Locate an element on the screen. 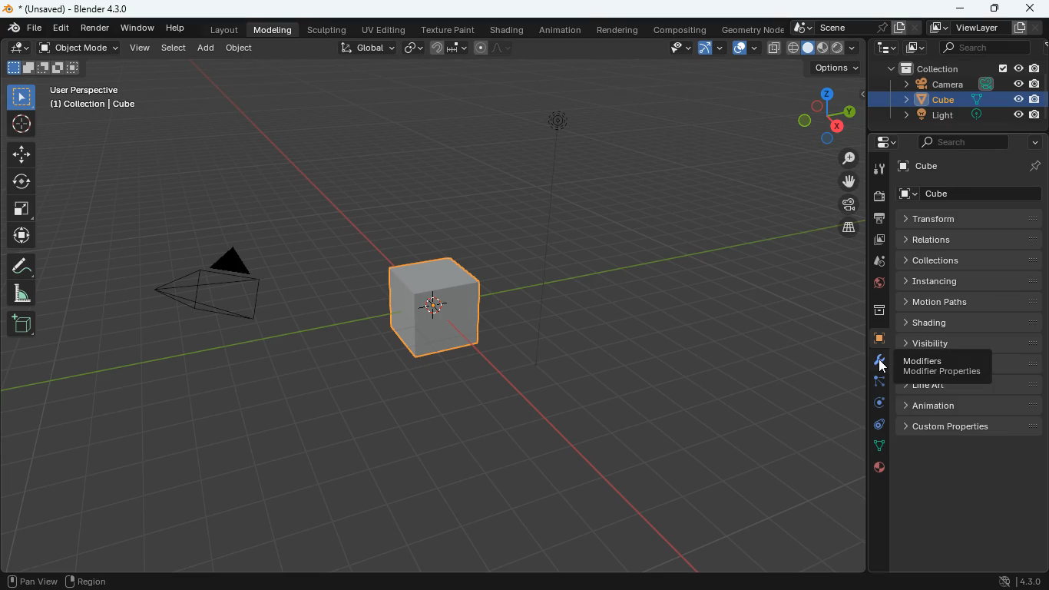 The image size is (1049, 590). image type is located at coordinates (824, 48).